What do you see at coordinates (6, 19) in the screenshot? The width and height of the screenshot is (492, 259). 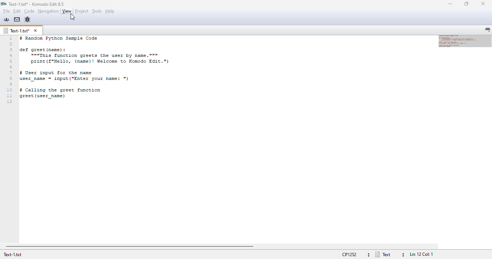 I see `komodo community` at bounding box center [6, 19].